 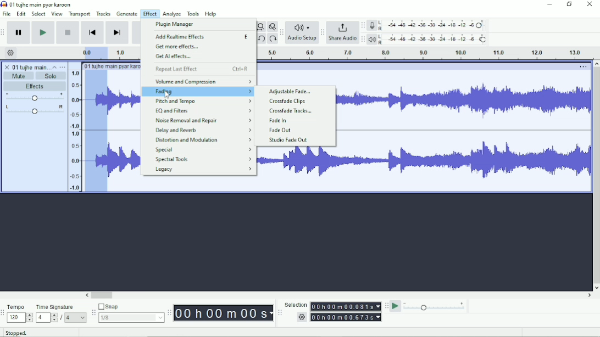 I want to click on Generate, so click(x=127, y=14).